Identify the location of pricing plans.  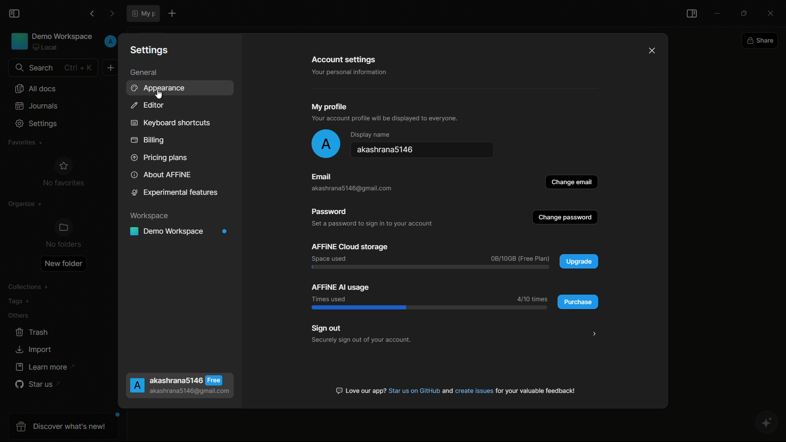
(158, 157).